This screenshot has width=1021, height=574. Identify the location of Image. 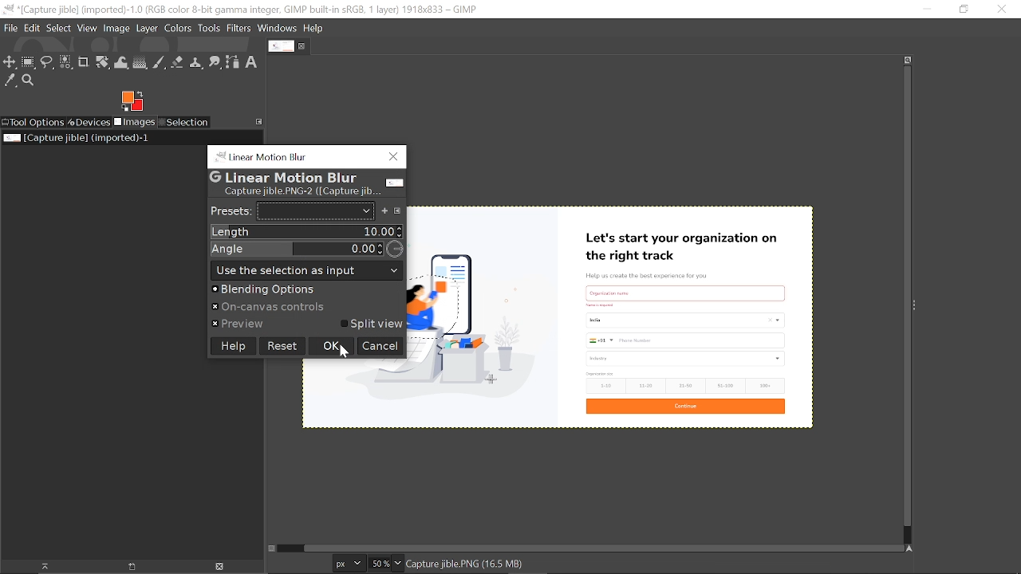
(116, 27).